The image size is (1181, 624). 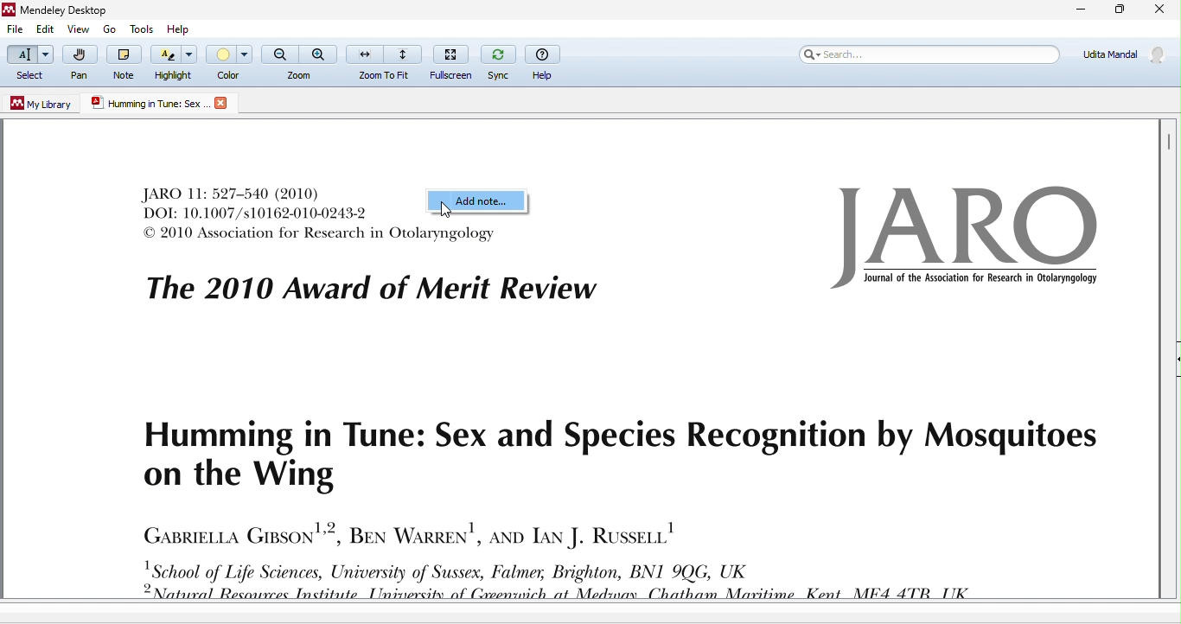 I want to click on search bar, so click(x=930, y=56).